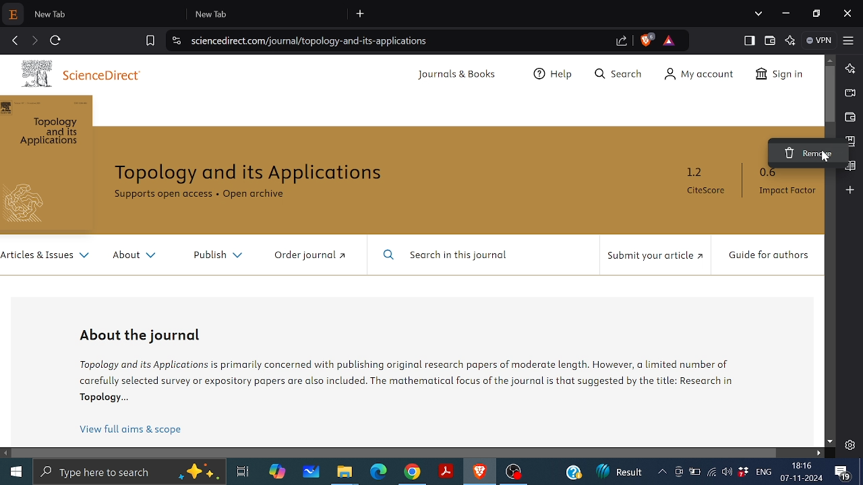  Describe the element at coordinates (311, 472) in the screenshot. I see `whiteboard` at that location.